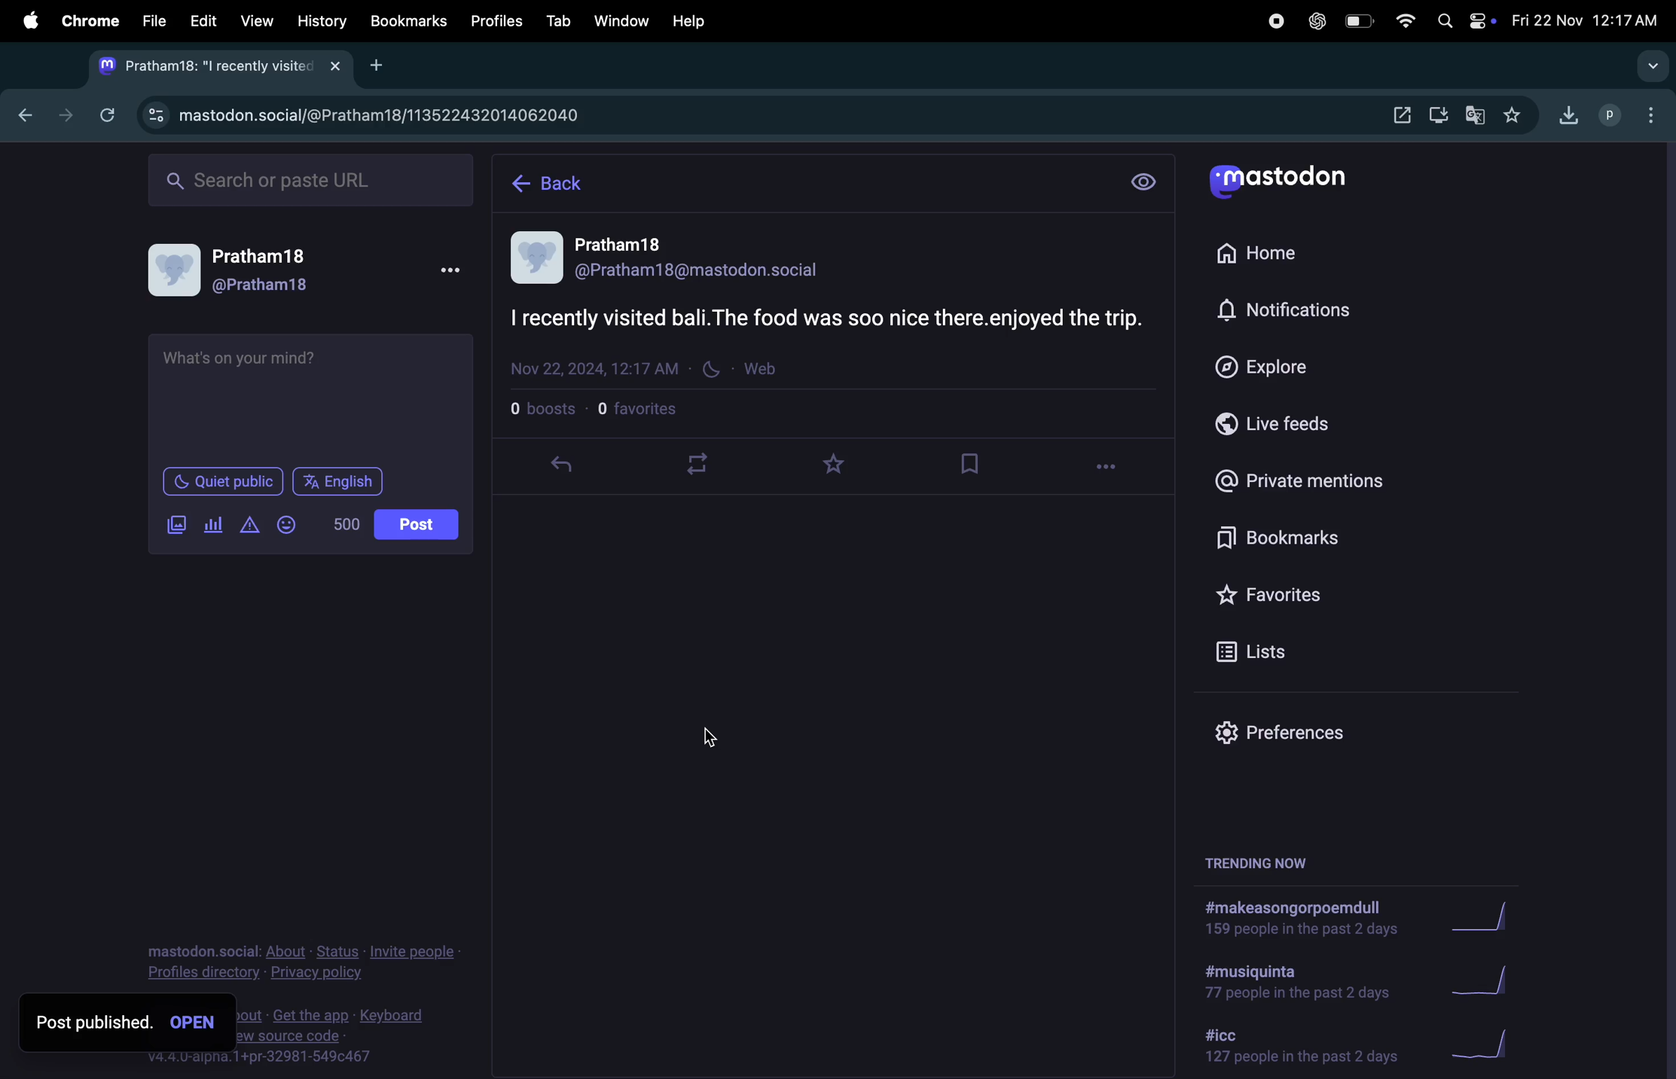  What do you see at coordinates (1298, 982) in the screenshot?
I see `hash tag` at bounding box center [1298, 982].